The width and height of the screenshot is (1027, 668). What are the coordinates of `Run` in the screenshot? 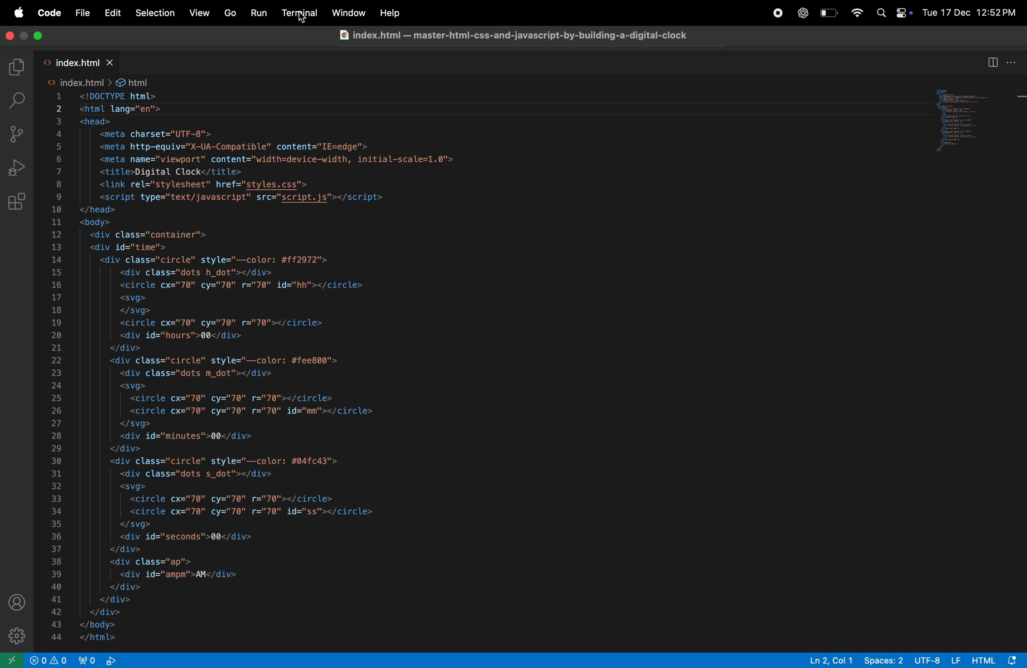 It's located at (259, 13).